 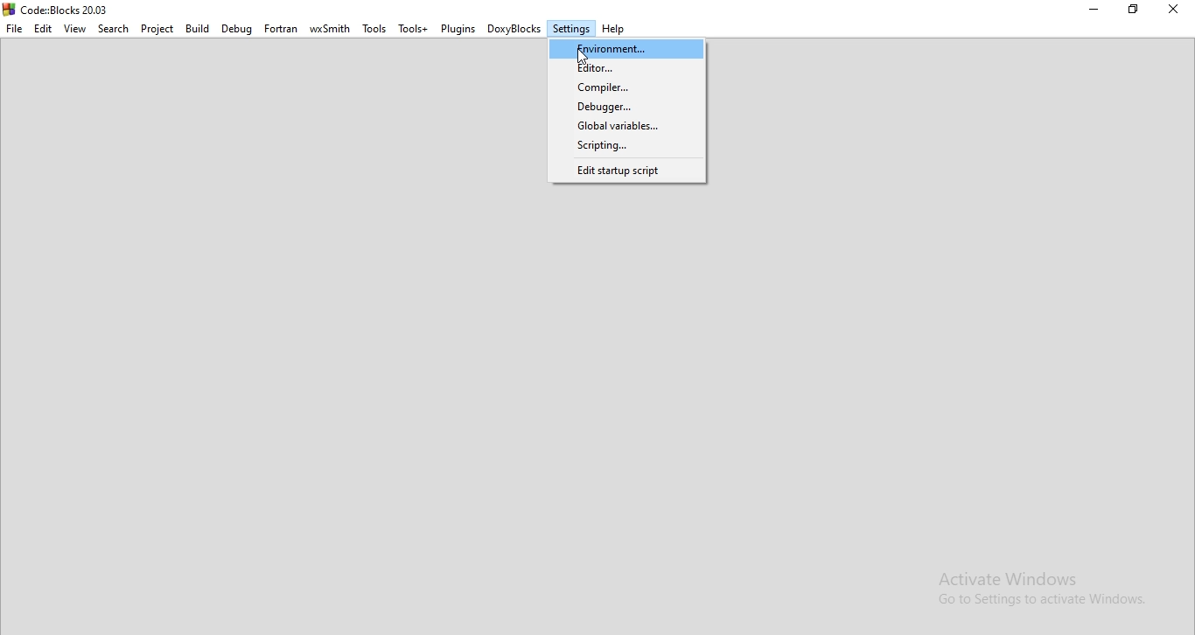 I want to click on Project, so click(x=160, y=29).